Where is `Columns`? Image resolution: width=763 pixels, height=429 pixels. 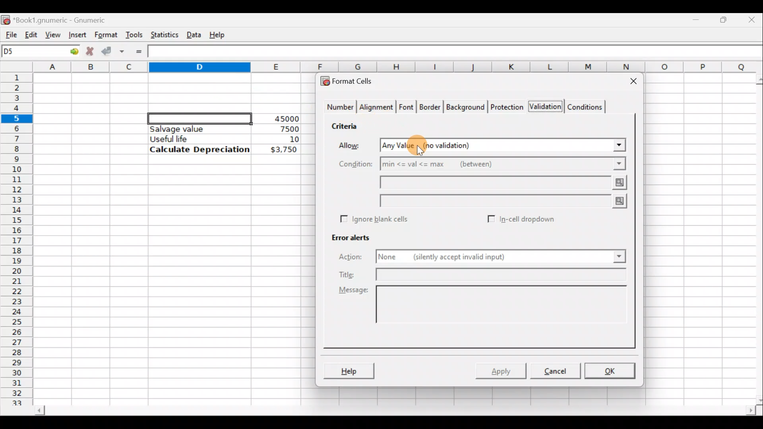 Columns is located at coordinates (399, 67).